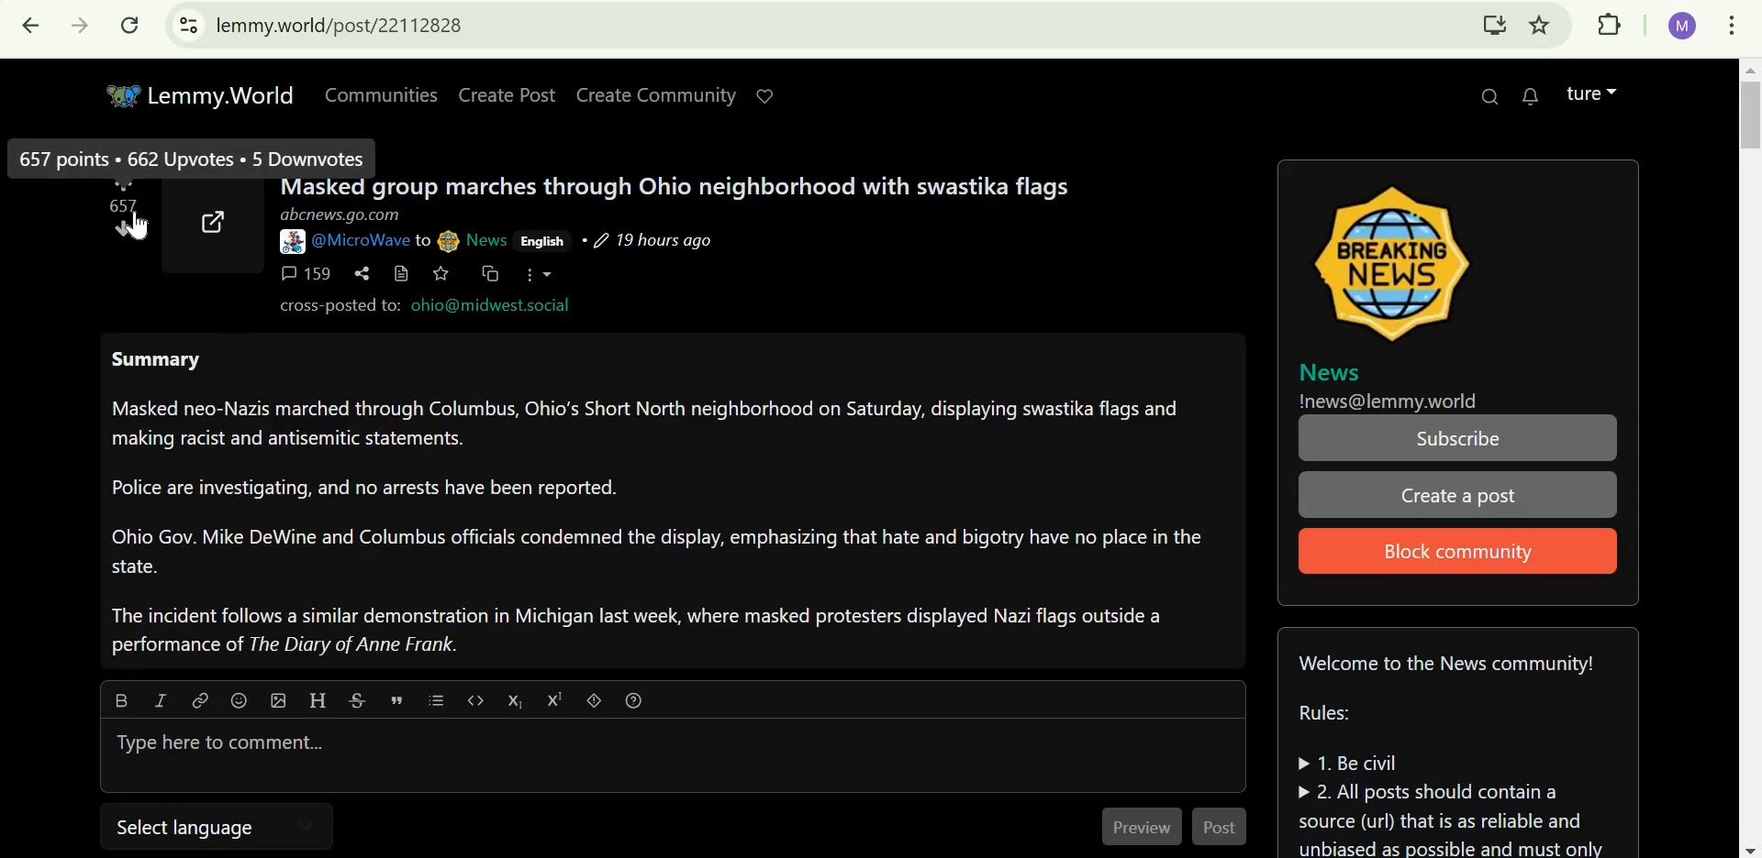  I want to click on Summary, so click(662, 509).